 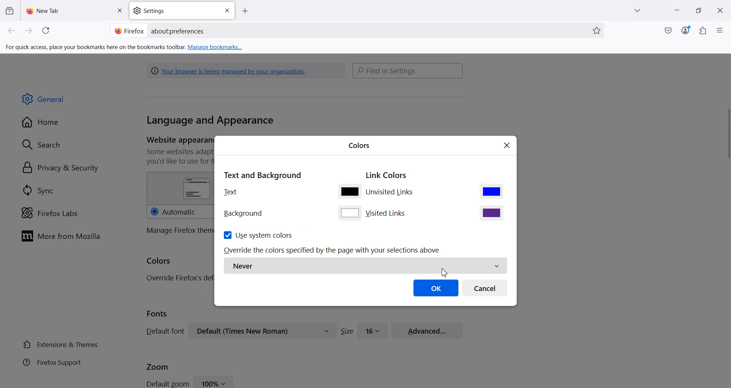 What do you see at coordinates (164, 331) in the screenshot?
I see `Default font` at bounding box center [164, 331].